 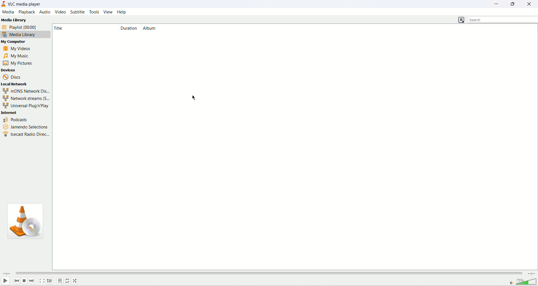 What do you see at coordinates (502, 20) in the screenshot?
I see `search` at bounding box center [502, 20].